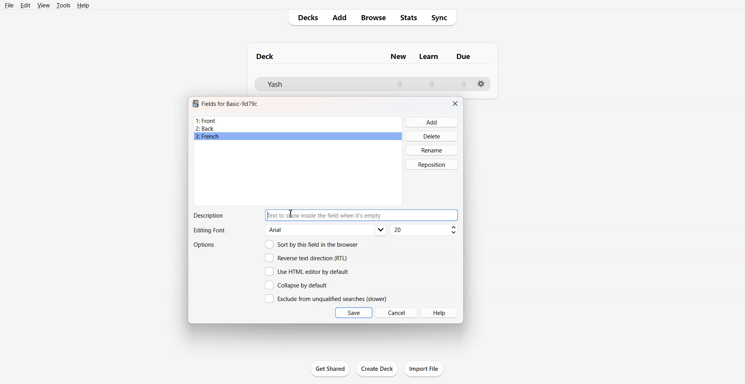 The image size is (745, 384). Describe the element at coordinates (409, 18) in the screenshot. I see `Stats` at that location.